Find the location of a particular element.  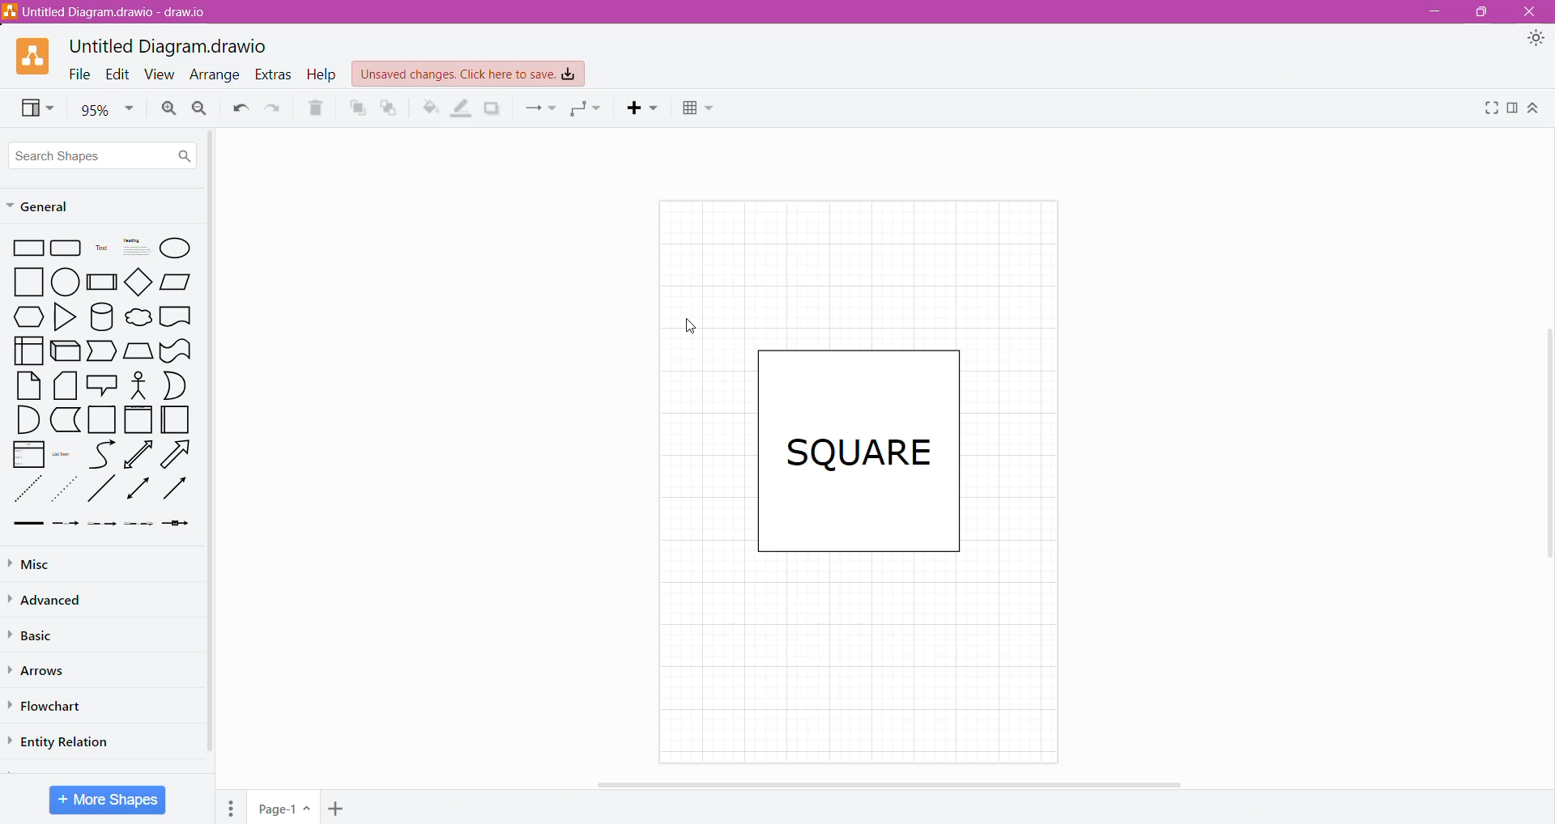

Square  is located at coordinates (102, 420).